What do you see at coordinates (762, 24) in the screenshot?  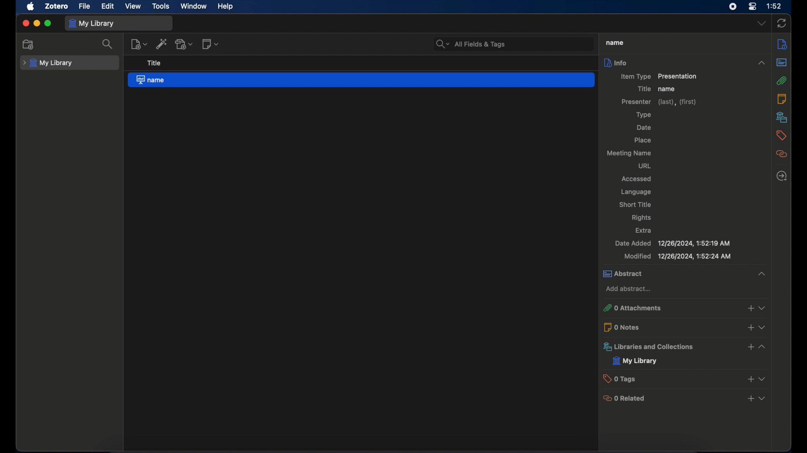 I see `dropdown` at bounding box center [762, 24].